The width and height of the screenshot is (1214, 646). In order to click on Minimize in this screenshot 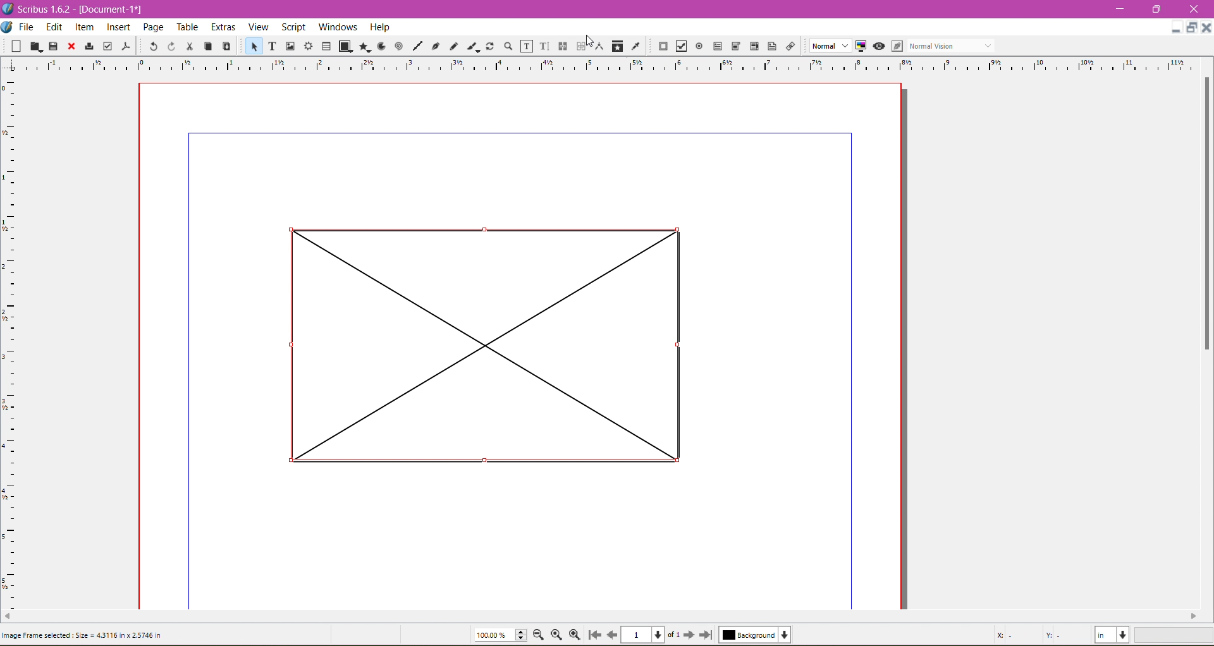, I will do `click(1121, 8)`.